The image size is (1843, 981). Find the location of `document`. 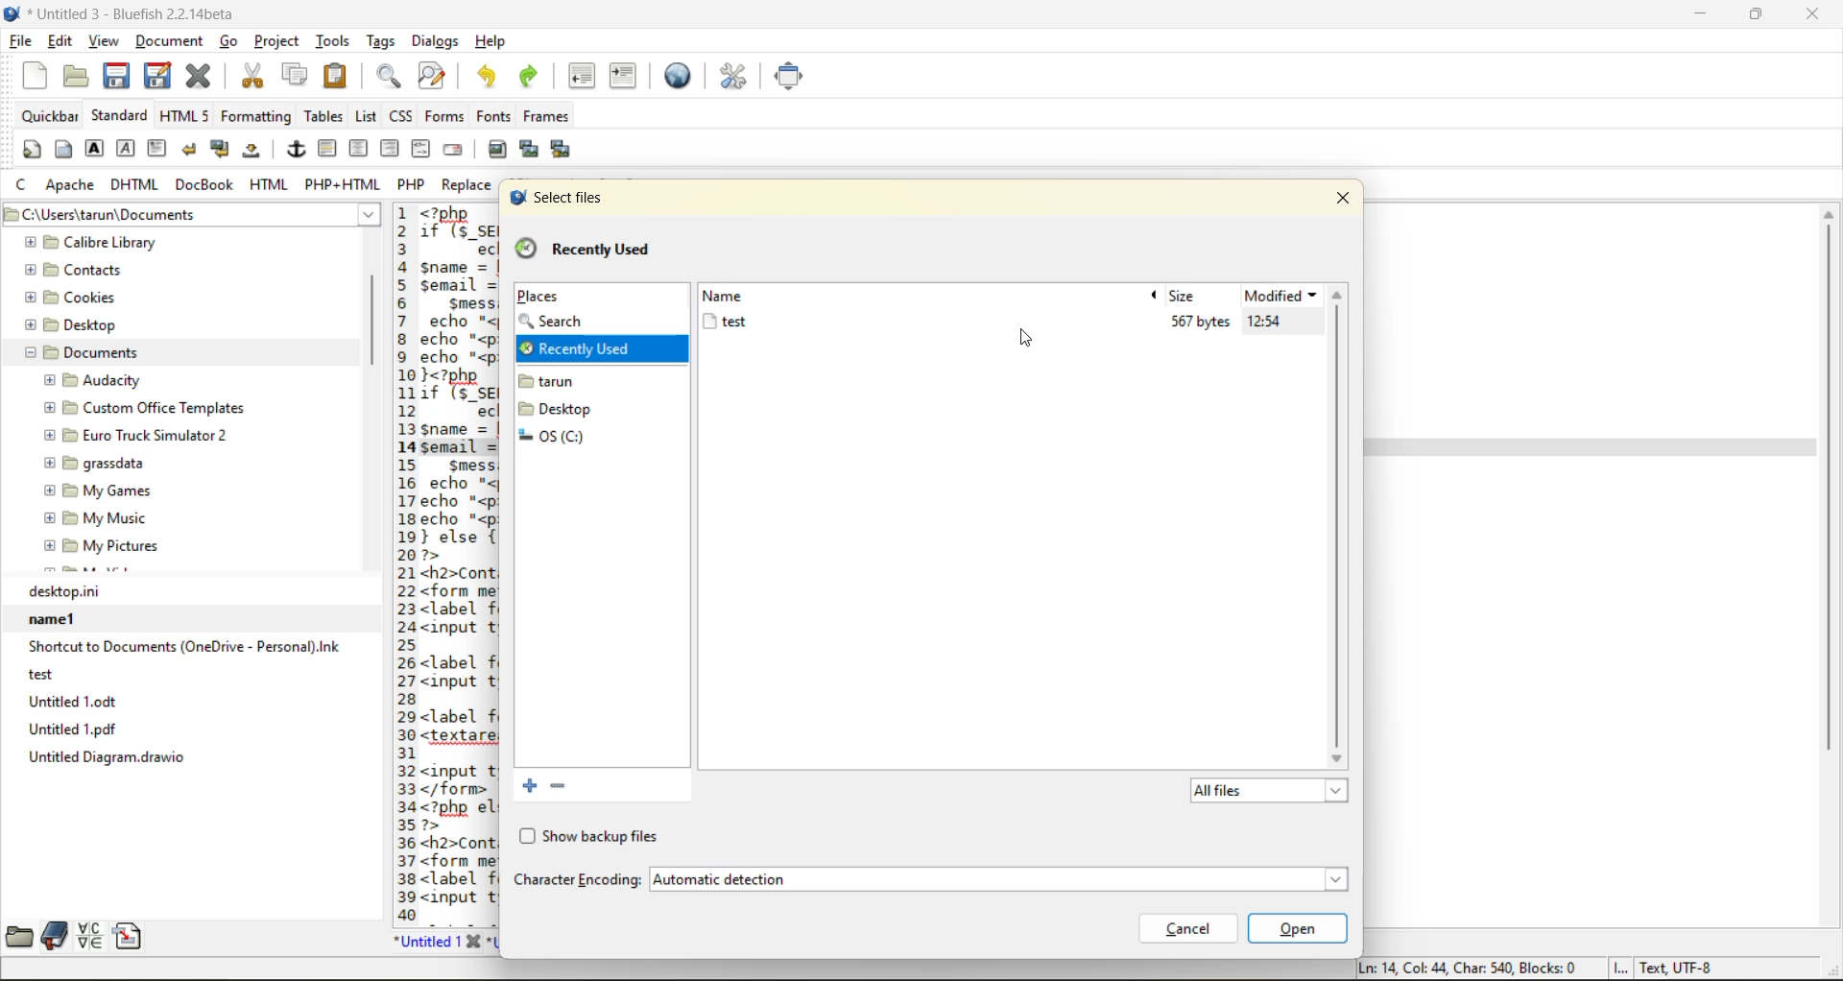

document is located at coordinates (170, 46).